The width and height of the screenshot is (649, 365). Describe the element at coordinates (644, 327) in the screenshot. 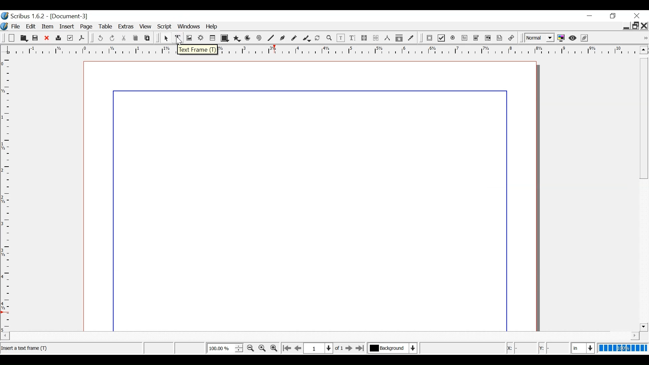

I see `Scroll down` at that location.